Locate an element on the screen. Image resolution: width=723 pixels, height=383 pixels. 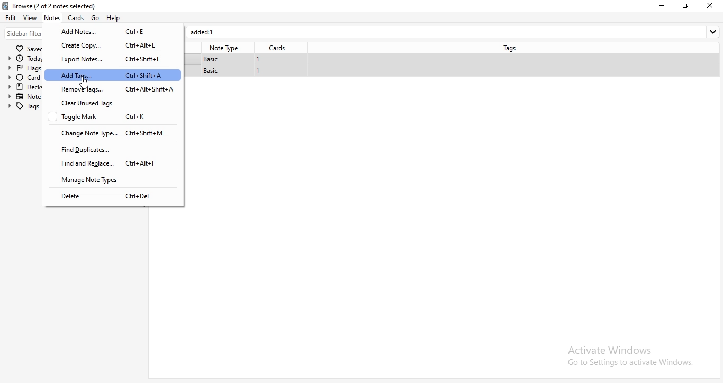
remove tags is located at coordinates (114, 88).